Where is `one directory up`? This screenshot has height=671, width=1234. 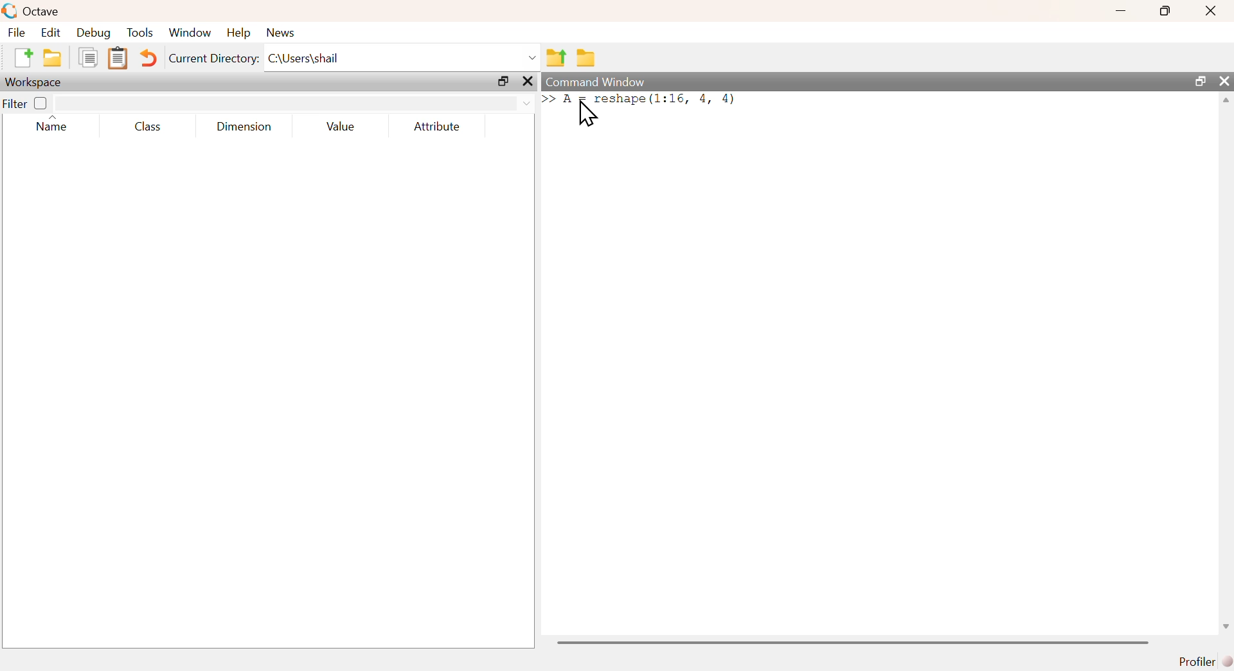 one directory up is located at coordinates (556, 58).